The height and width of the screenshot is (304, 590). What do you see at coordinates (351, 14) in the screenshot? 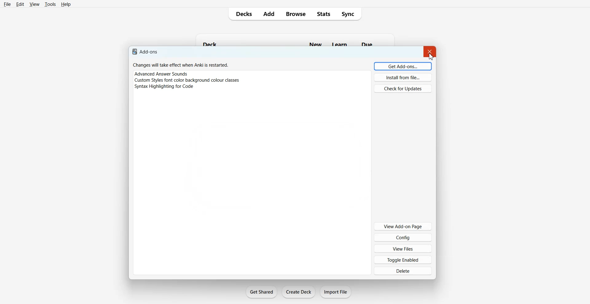
I see `Sync` at bounding box center [351, 14].